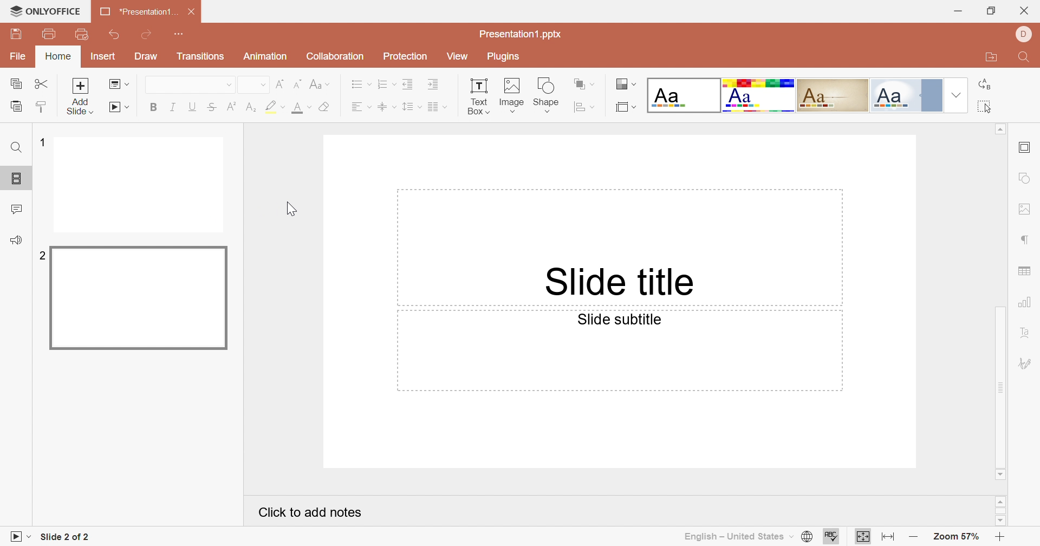  What do you see at coordinates (955, 537) in the screenshot?
I see `Zoom 57%` at bounding box center [955, 537].